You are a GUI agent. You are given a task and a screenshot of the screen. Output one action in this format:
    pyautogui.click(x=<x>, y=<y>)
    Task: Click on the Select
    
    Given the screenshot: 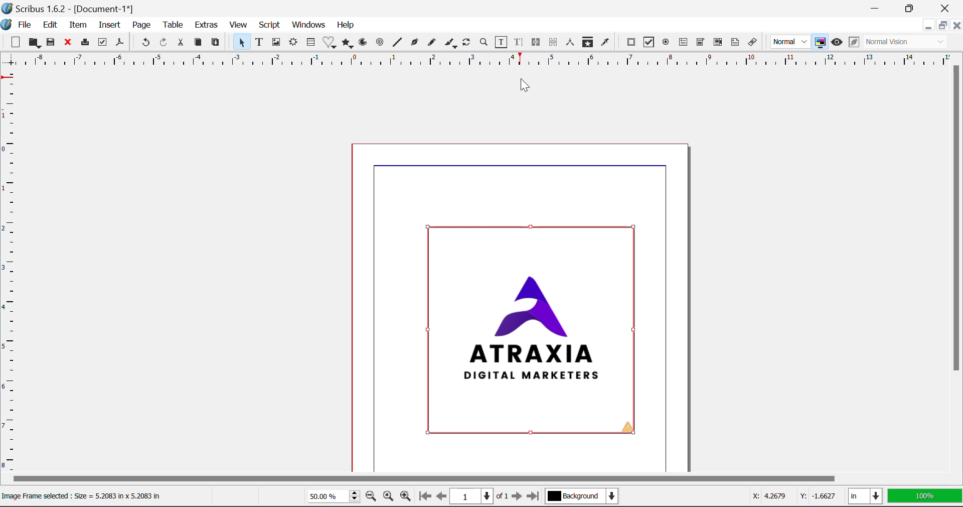 What is the action you would take?
    pyautogui.click(x=241, y=42)
    